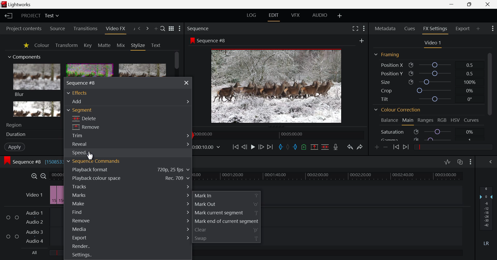 Image resolution: width=497 pixels, height=260 pixels. I want to click on Mark In, so click(227, 195).